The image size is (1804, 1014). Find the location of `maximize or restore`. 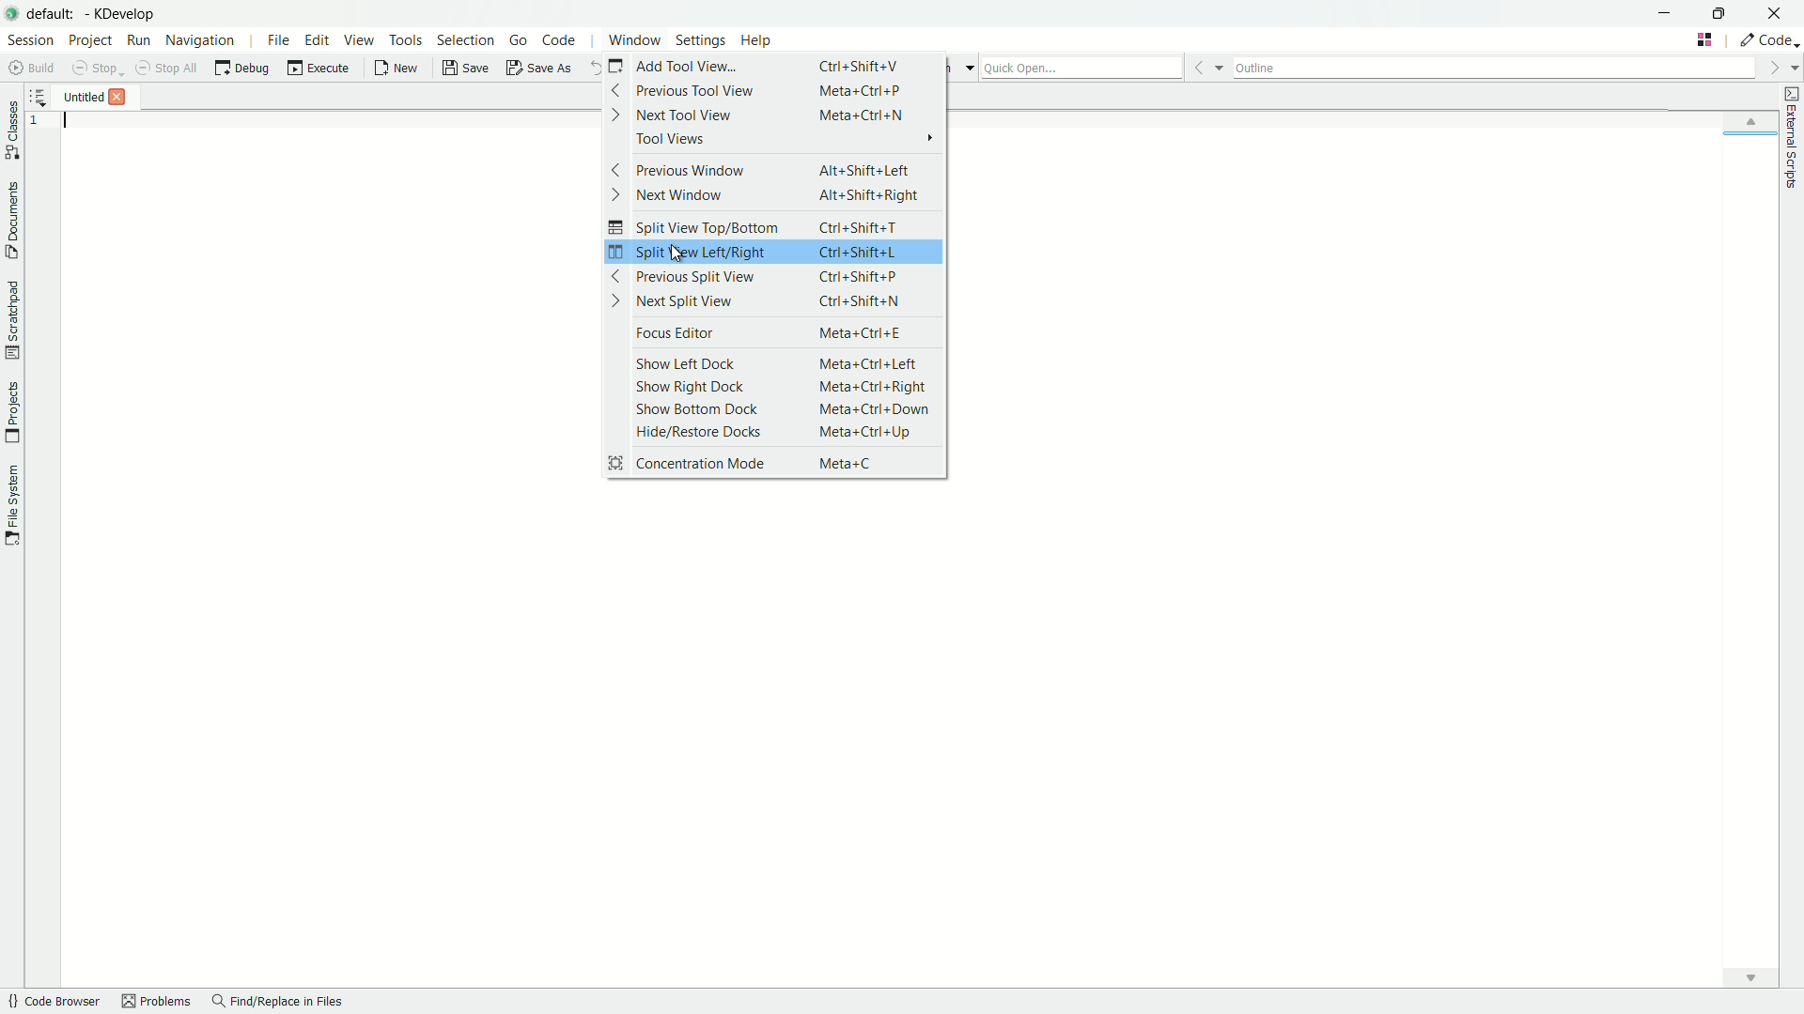

maximize or restore is located at coordinates (1722, 13).